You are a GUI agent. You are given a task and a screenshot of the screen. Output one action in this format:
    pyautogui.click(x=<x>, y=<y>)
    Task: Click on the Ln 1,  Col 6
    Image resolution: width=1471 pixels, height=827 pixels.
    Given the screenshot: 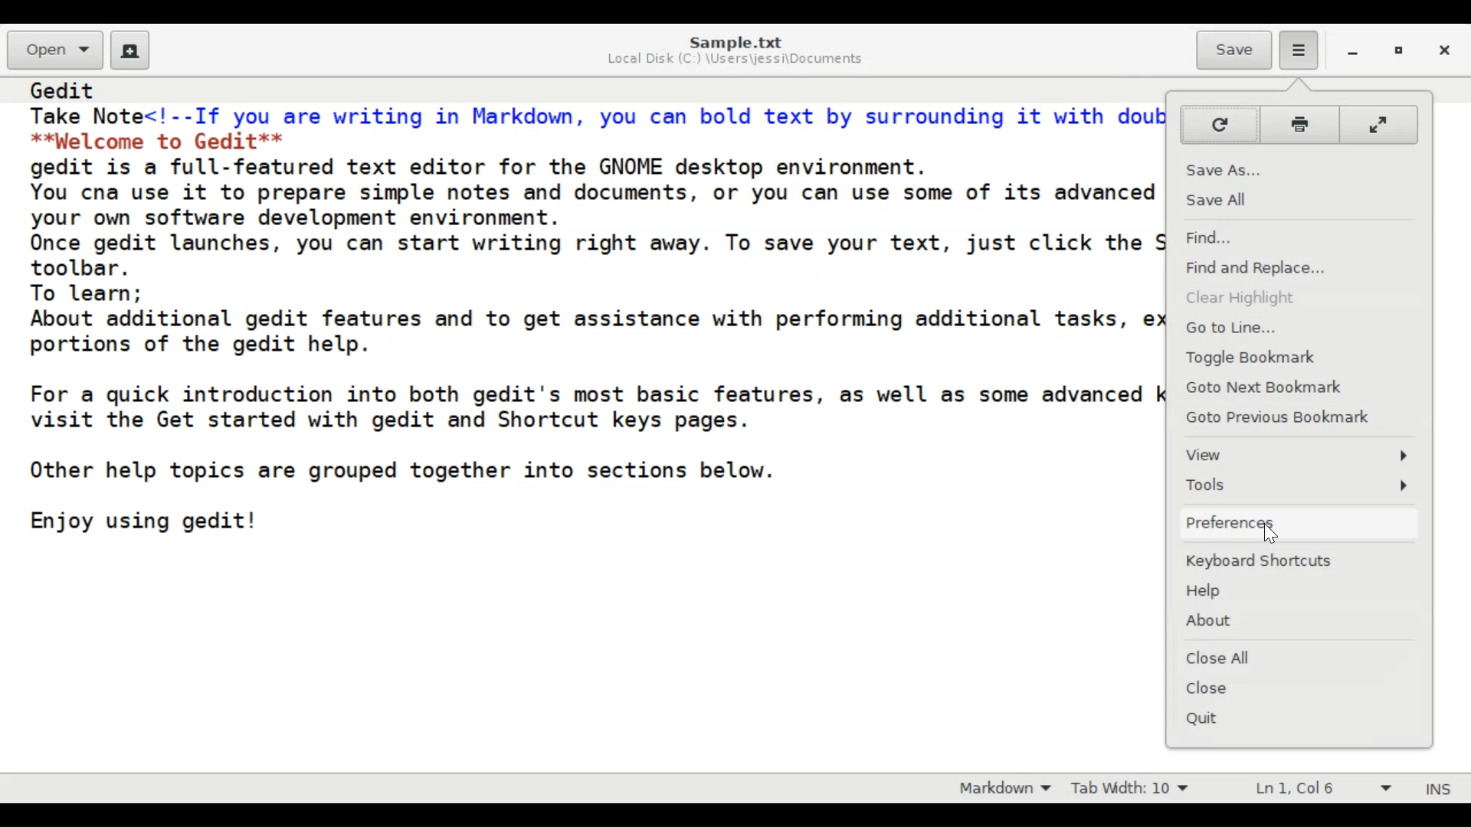 What is the action you would take?
    pyautogui.click(x=1318, y=789)
    